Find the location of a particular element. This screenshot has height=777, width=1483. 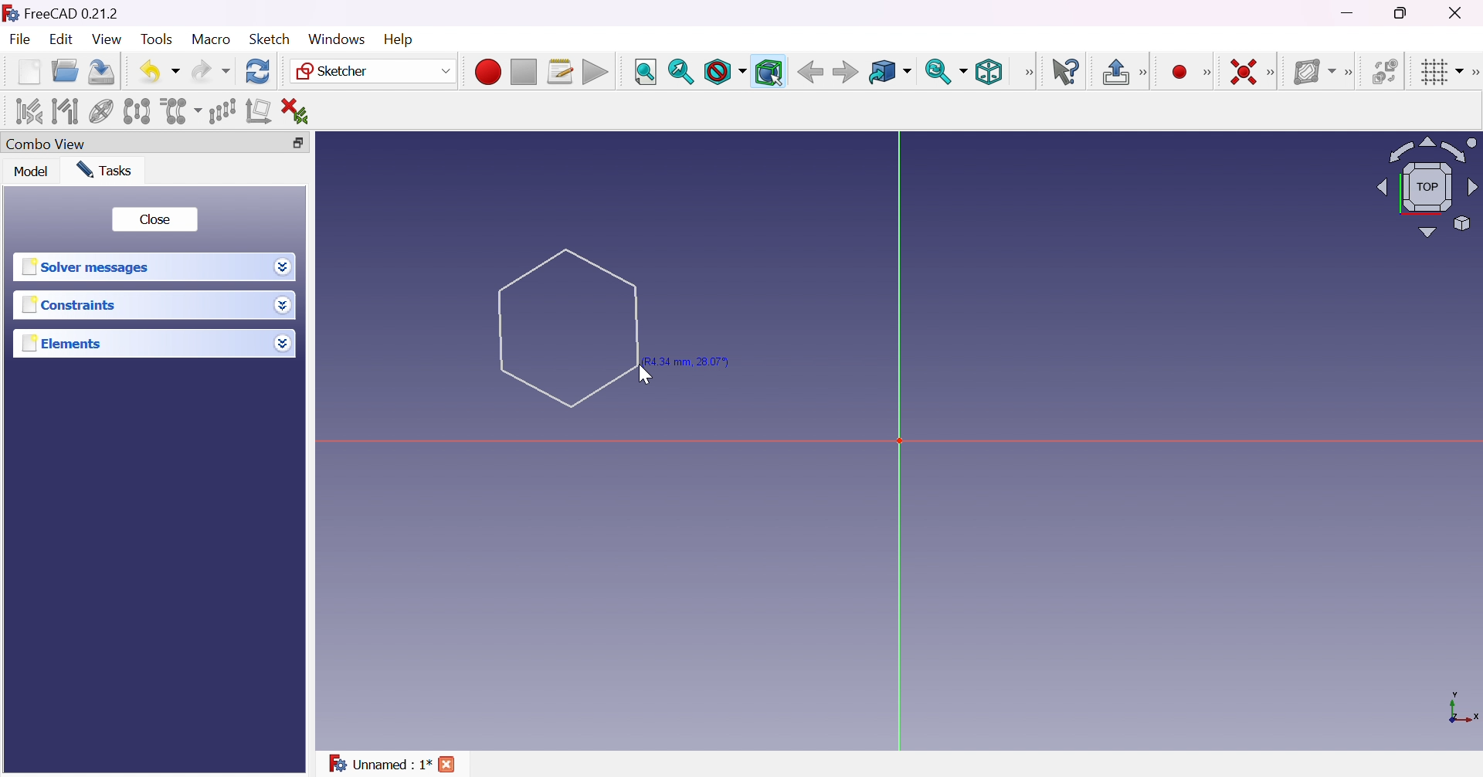

Edit is located at coordinates (63, 39).